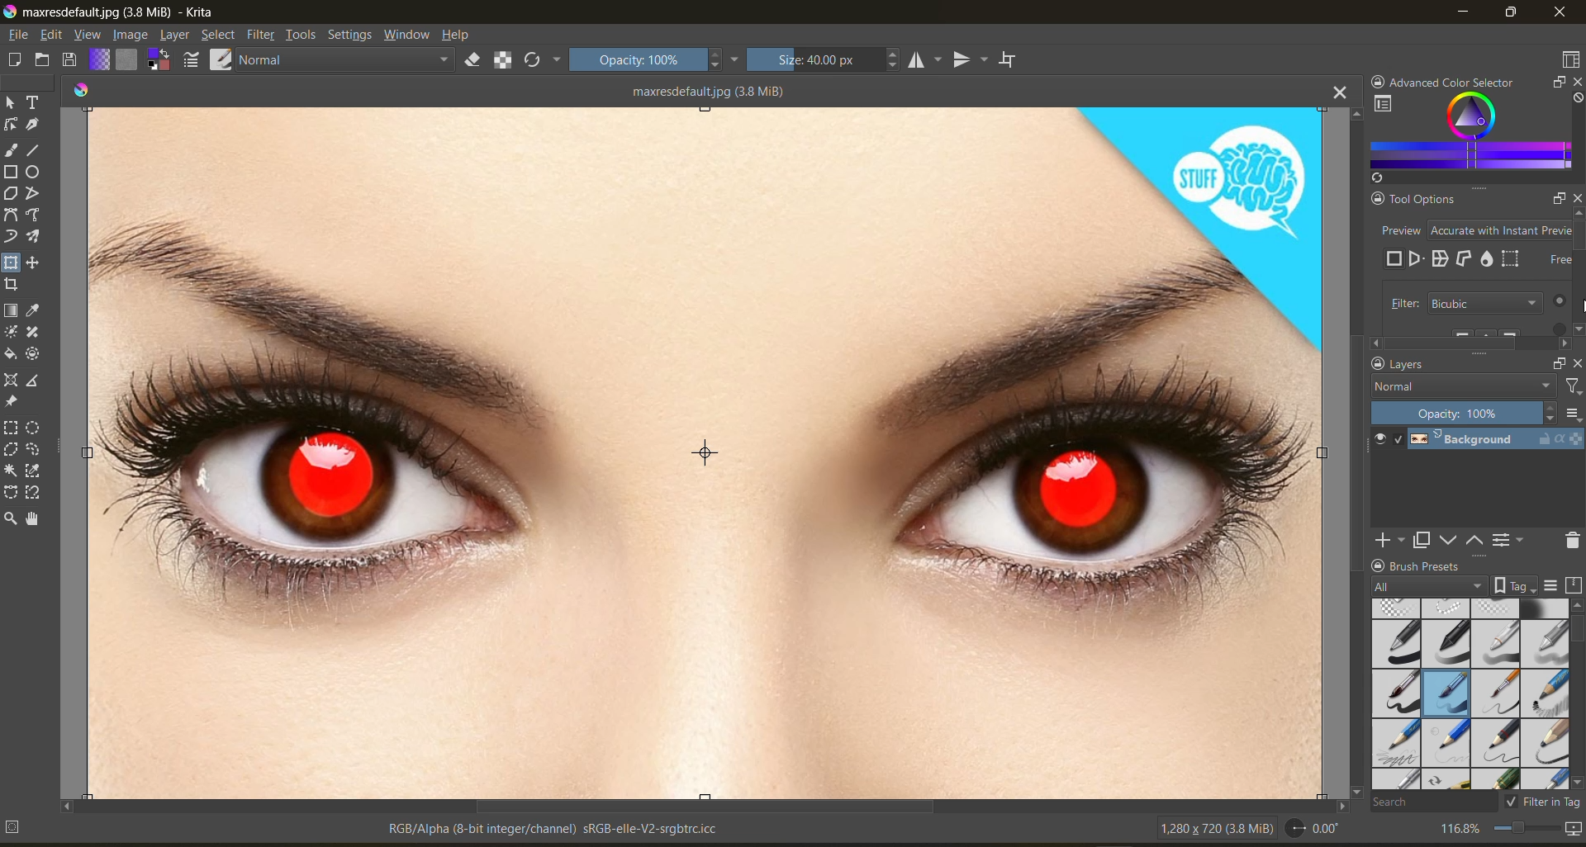 This screenshot has width=1586, height=847. What do you see at coordinates (1458, 78) in the screenshot?
I see `Advanced color selector` at bounding box center [1458, 78].